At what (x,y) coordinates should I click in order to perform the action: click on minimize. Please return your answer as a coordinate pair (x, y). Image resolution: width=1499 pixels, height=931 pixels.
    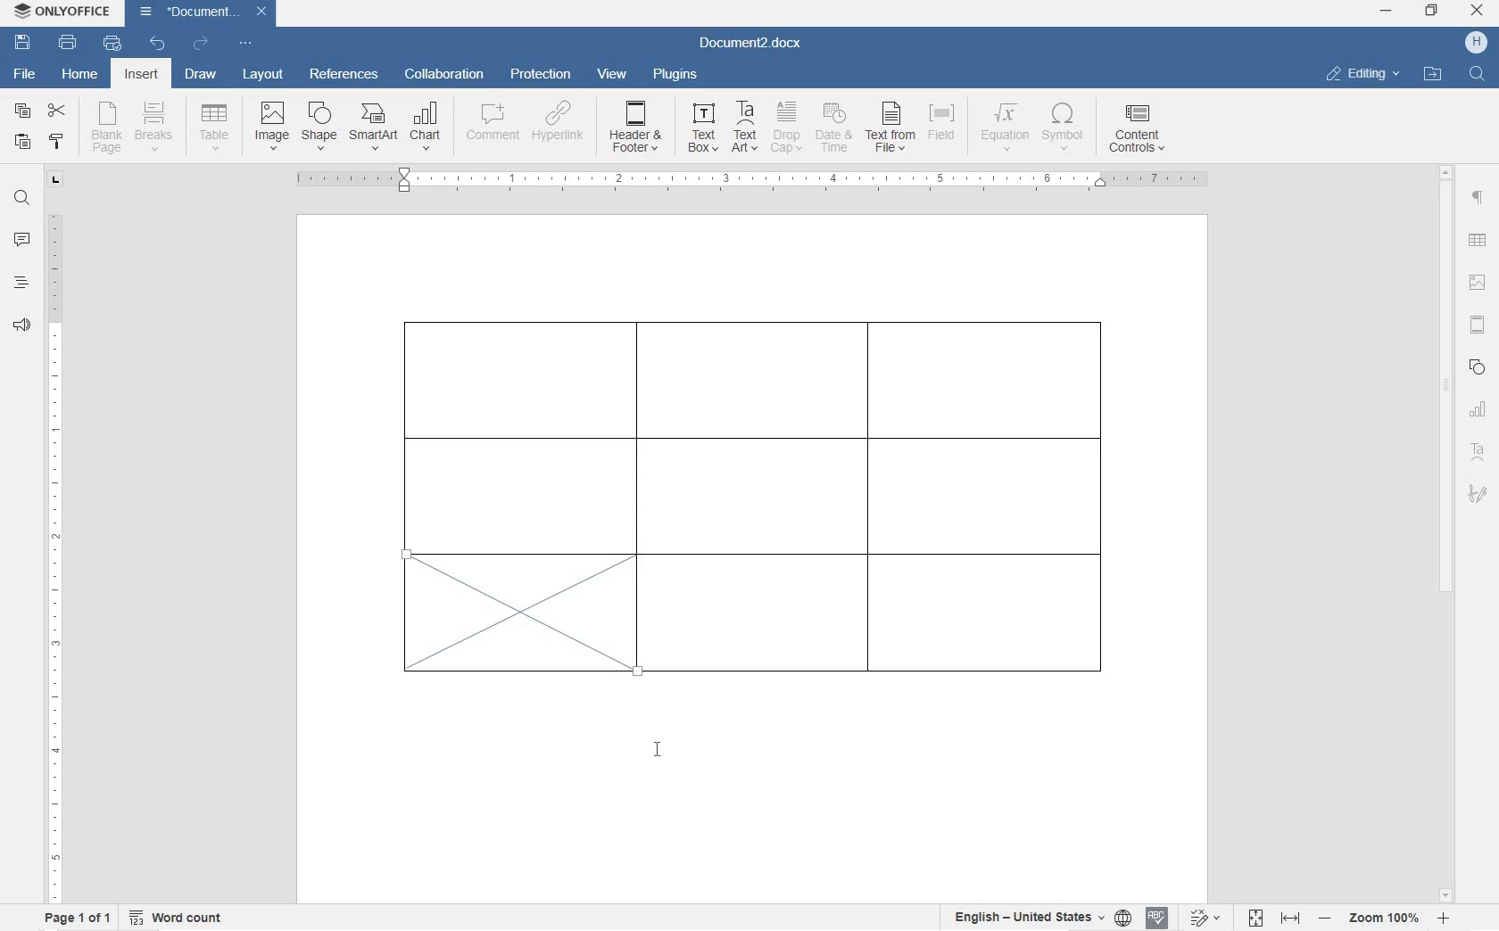
    Looking at the image, I should click on (1386, 11).